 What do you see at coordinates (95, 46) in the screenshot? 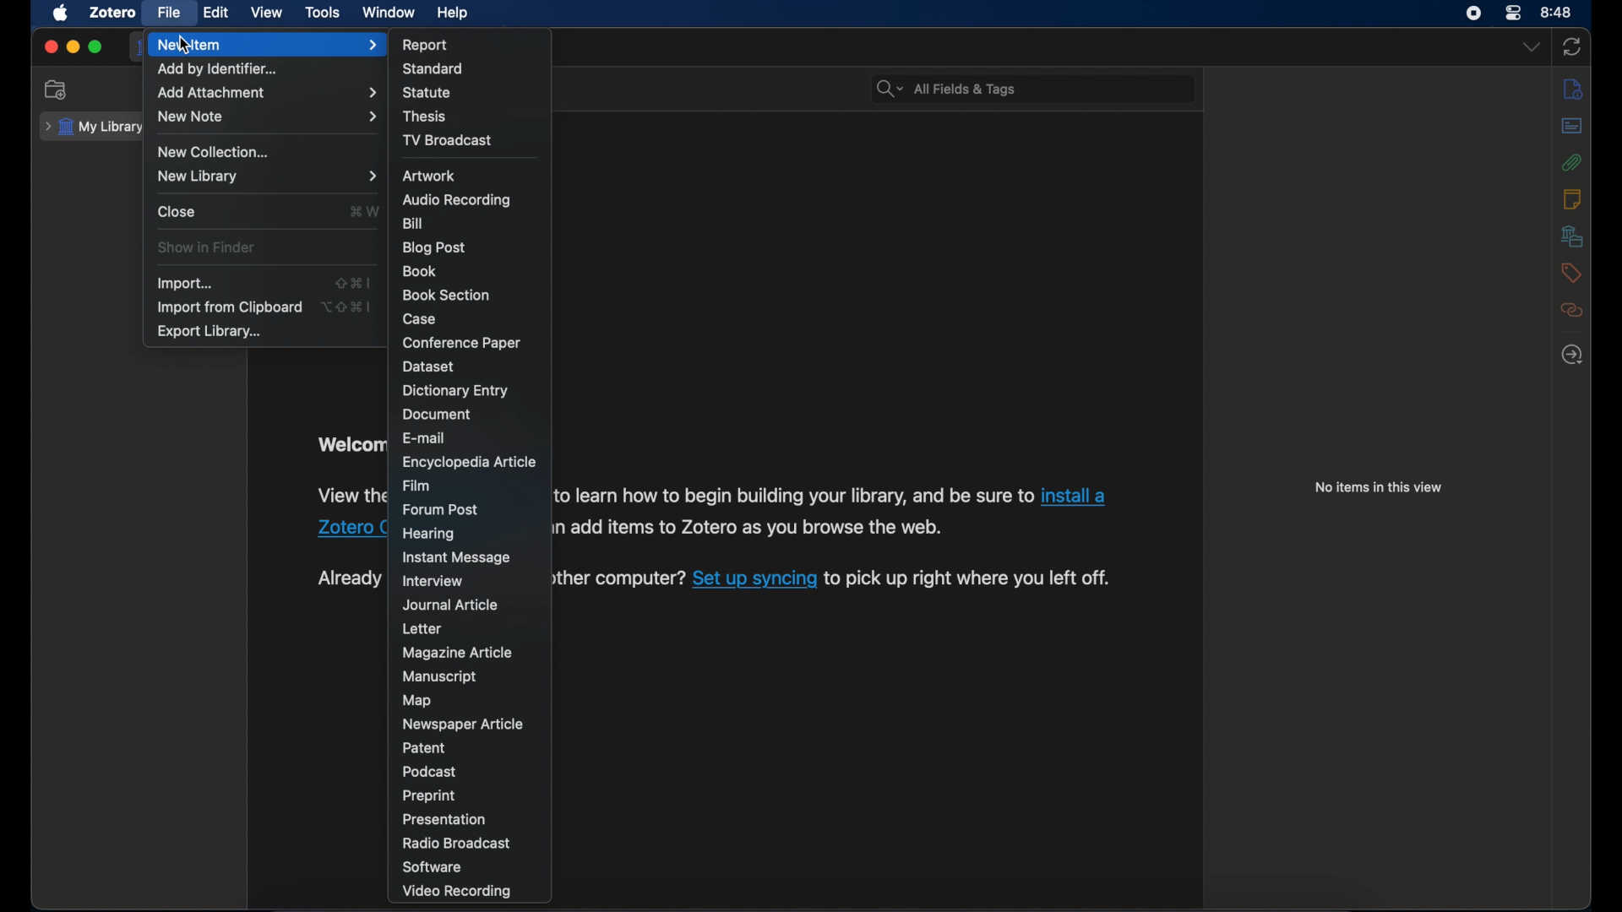
I see `maximize` at bounding box center [95, 46].